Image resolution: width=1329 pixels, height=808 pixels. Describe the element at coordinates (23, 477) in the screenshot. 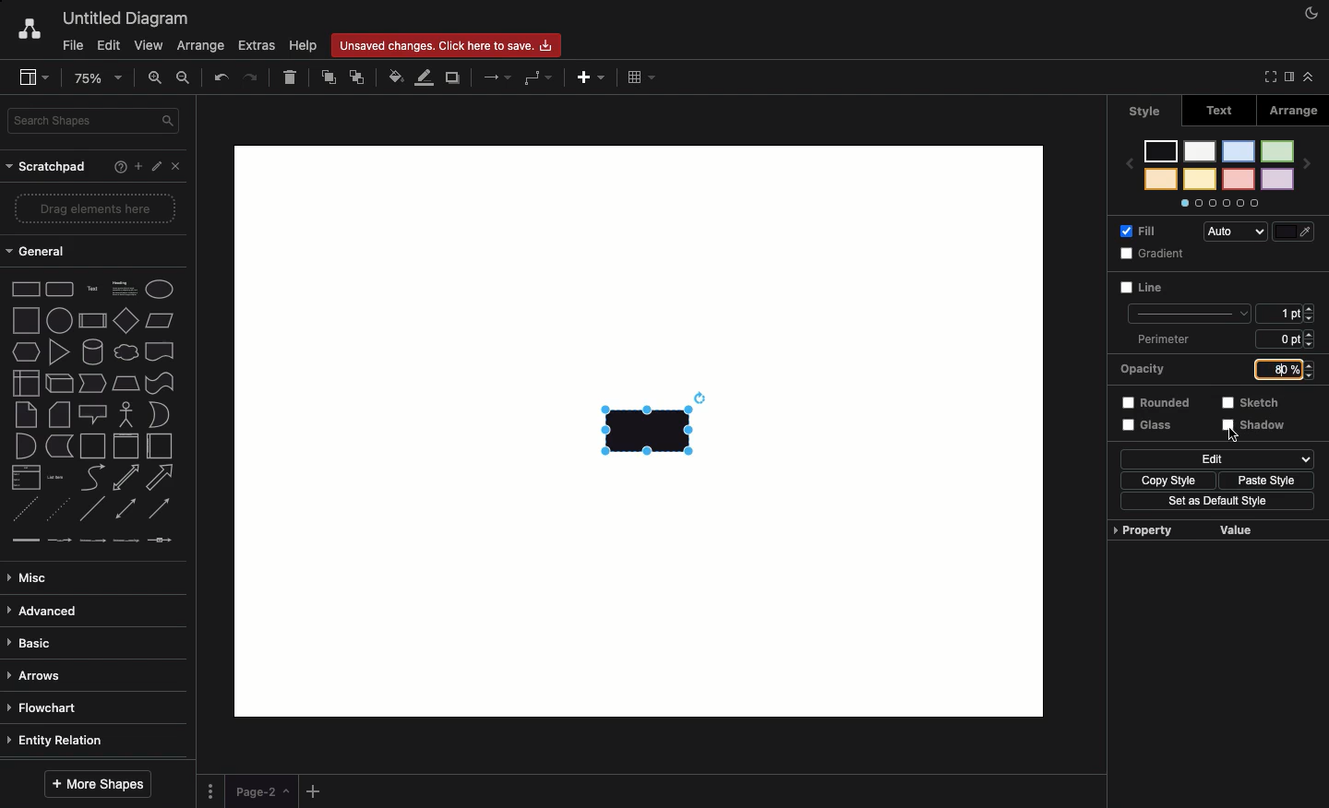

I see `list` at that location.